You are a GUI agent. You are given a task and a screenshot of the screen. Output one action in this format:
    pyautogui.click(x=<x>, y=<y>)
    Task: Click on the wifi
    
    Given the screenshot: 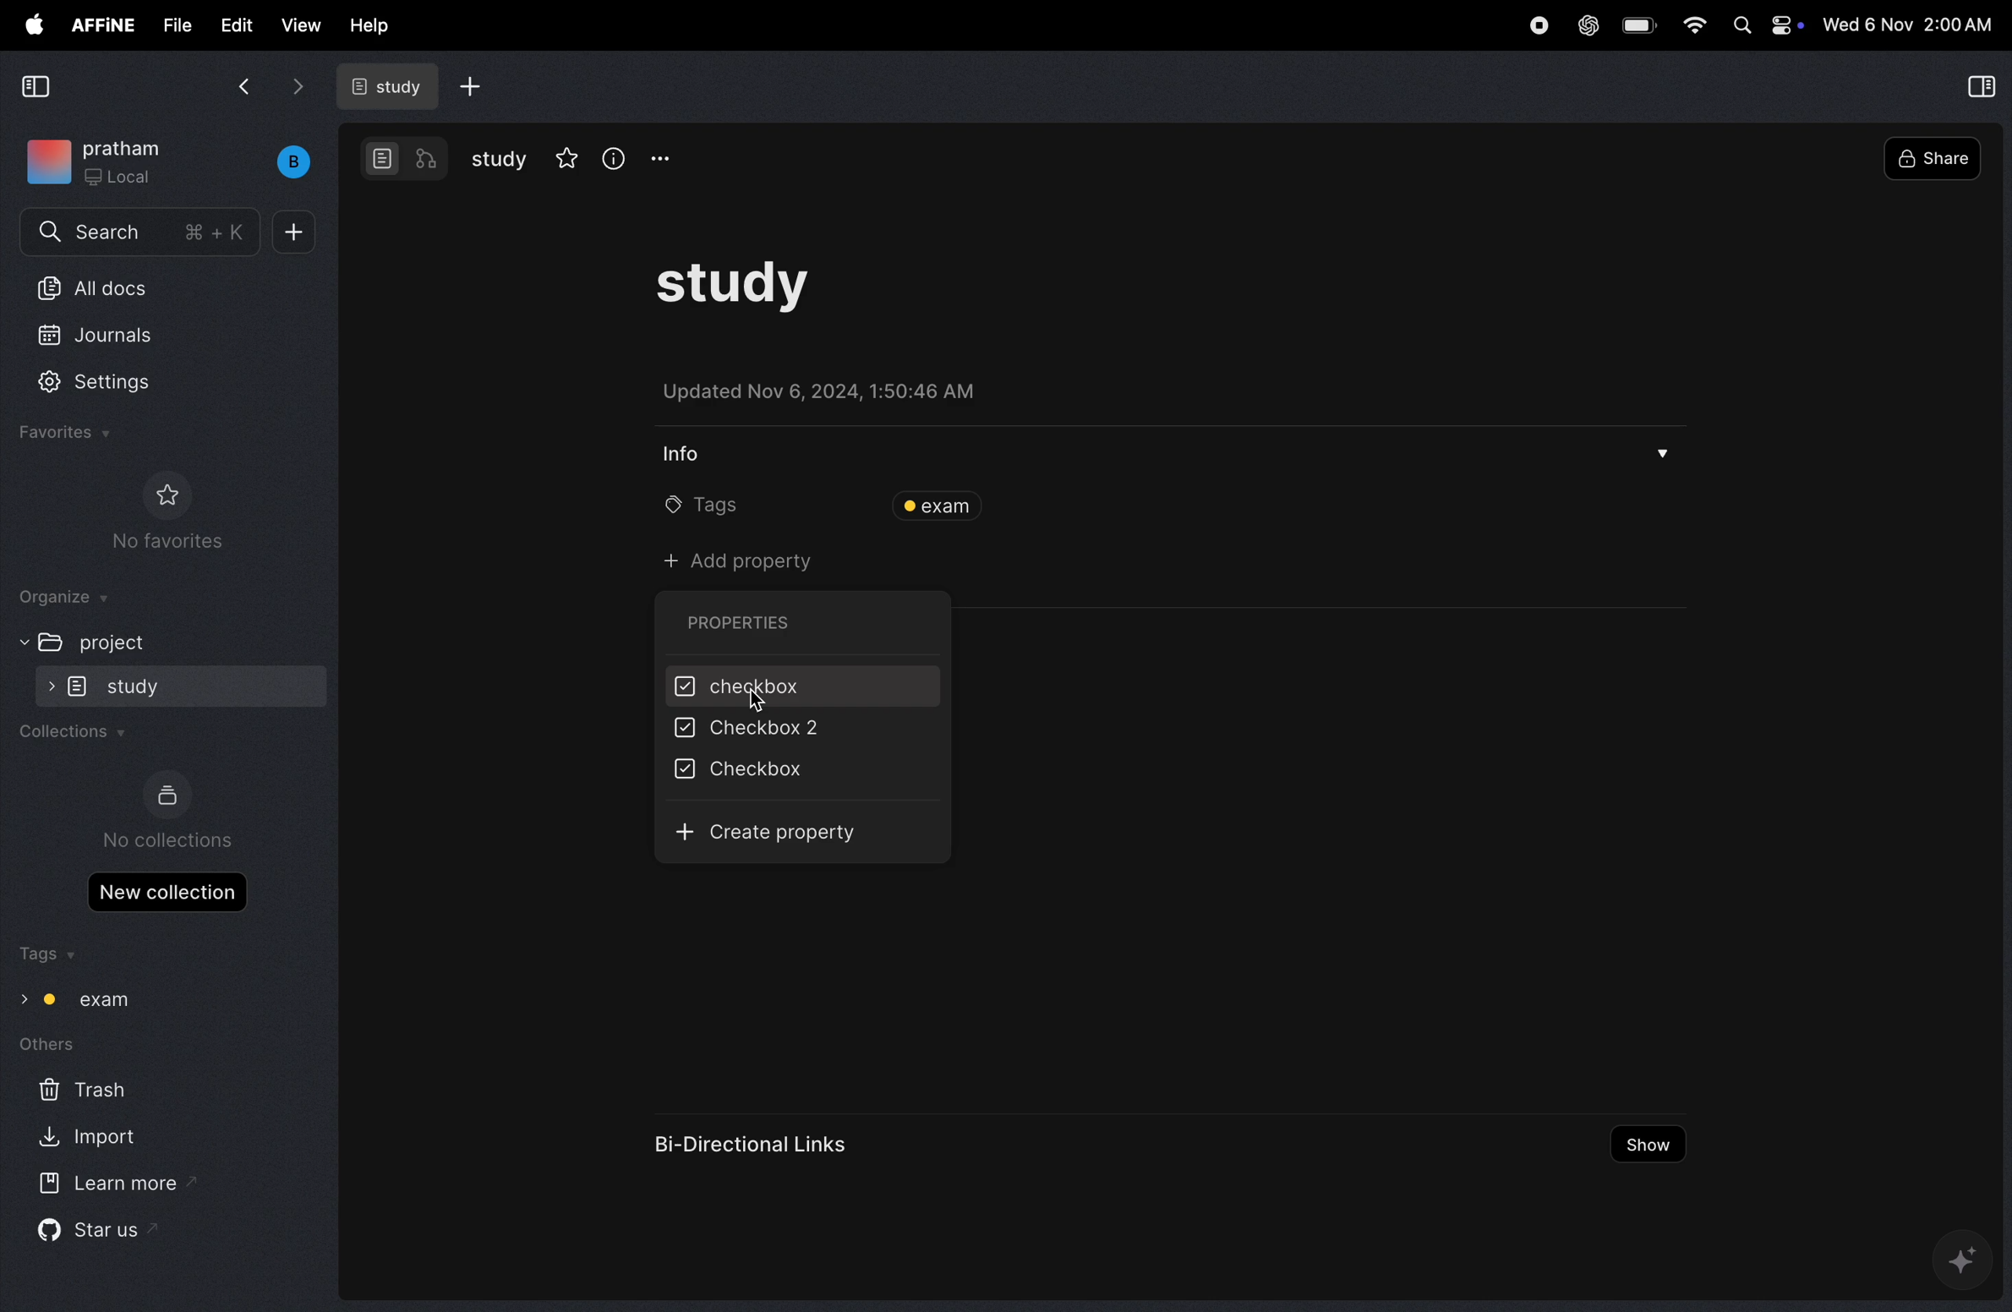 What is the action you would take?
    pyautogui.click(x=1694, y=27)
    